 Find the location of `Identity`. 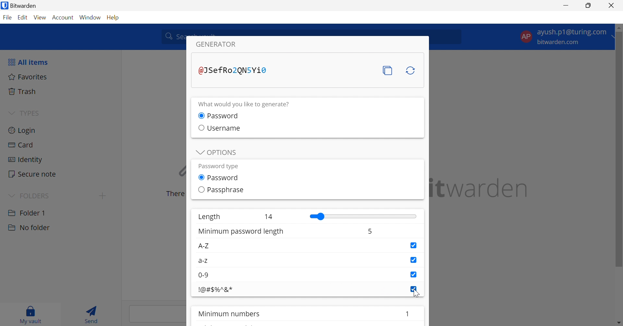

Identity is located at coordinates (26, 160).